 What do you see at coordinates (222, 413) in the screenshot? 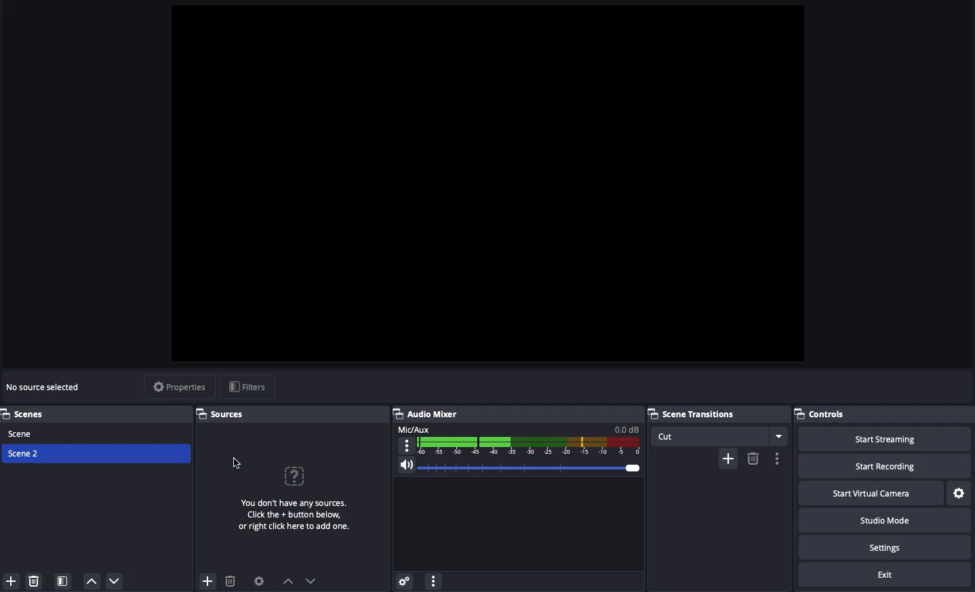
I see `Sources` at bounding box center [222, 413].